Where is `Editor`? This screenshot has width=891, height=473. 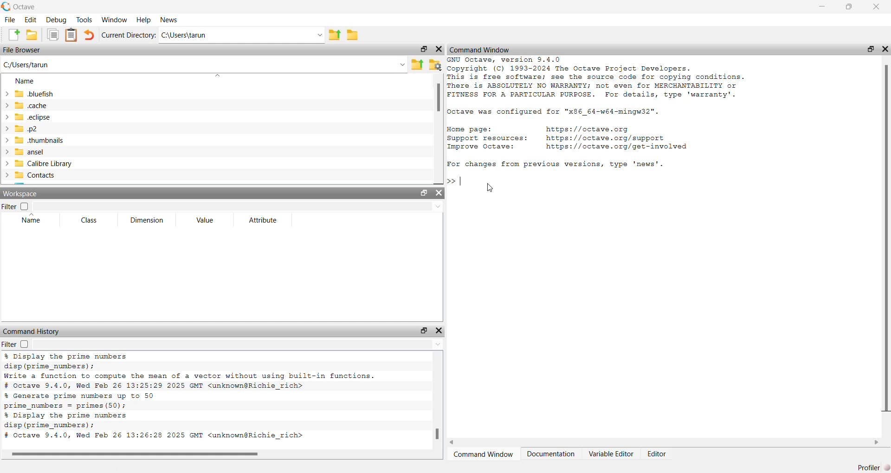
Editor is located at coordinates (657, 454).